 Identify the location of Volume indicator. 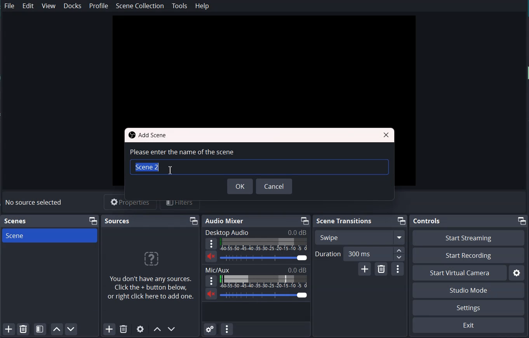
(264, 281).